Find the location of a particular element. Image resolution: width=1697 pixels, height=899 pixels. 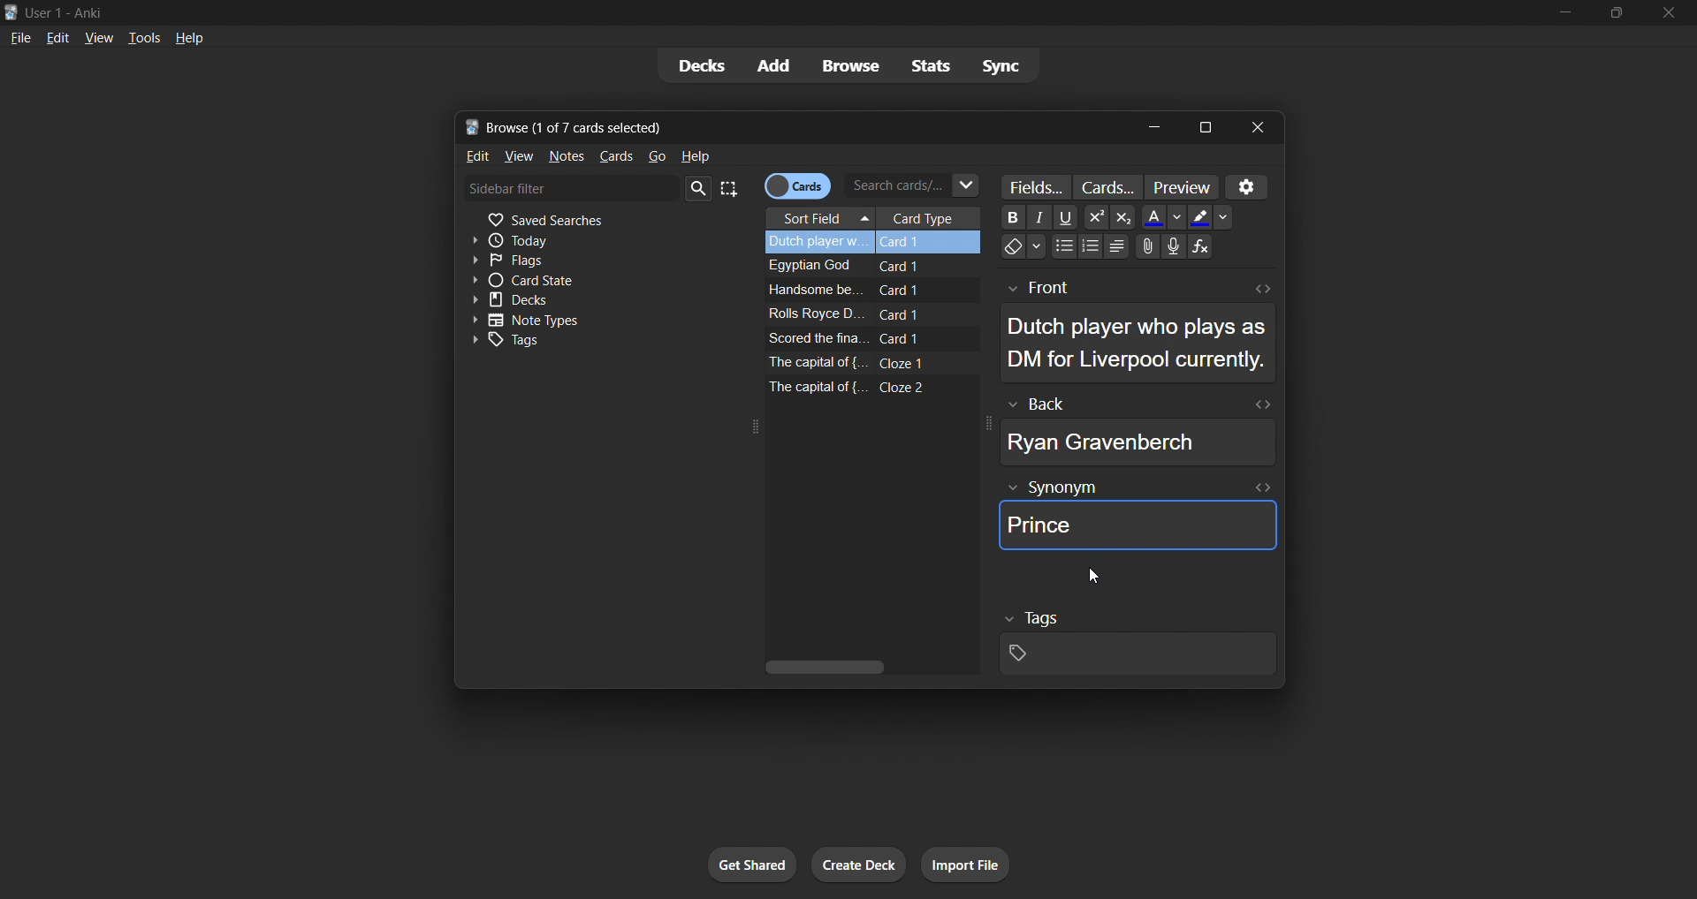

sidebar filter is located at coordinates (584, 191).